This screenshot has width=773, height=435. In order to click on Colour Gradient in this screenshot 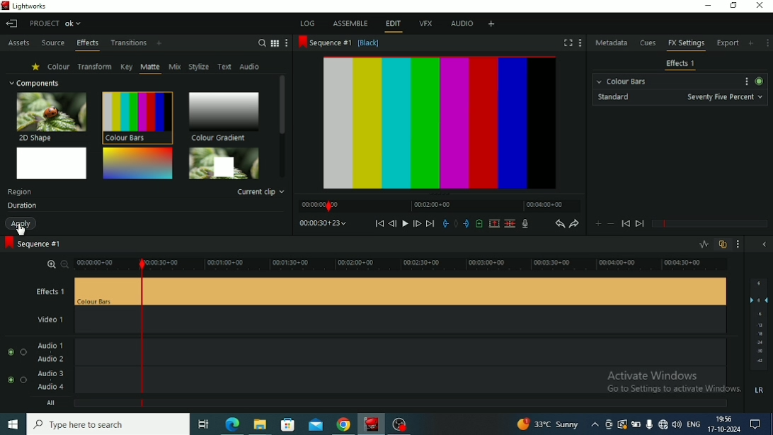, I will do `click(224, 116)`.